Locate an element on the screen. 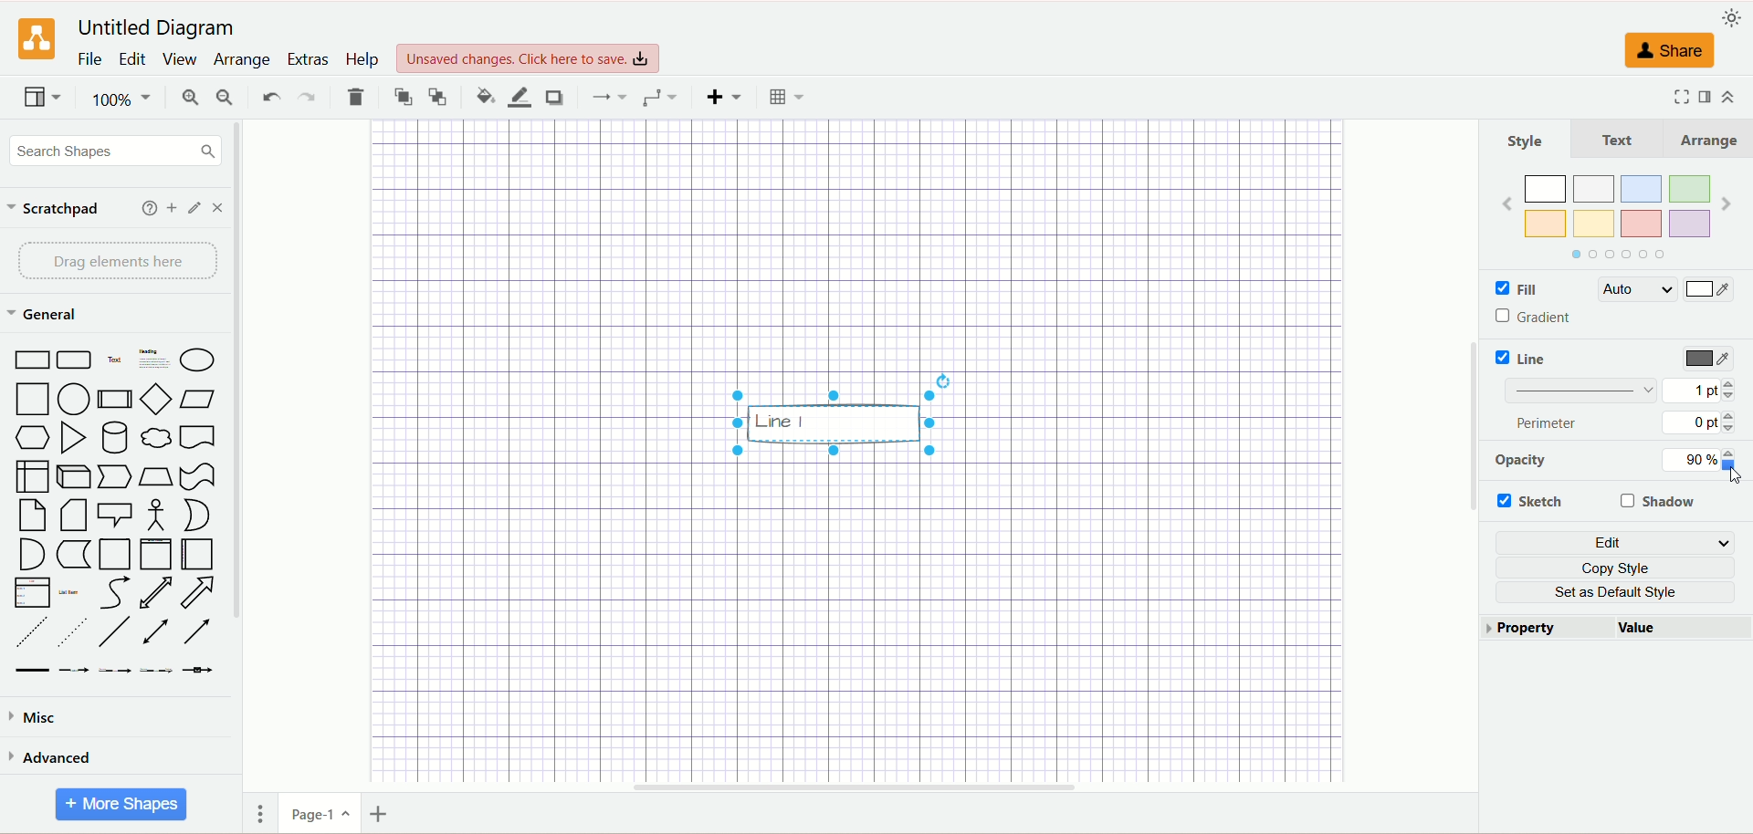 The height and width of the screenshot is (834, 1753). Card is located at coordinates (73, 516).